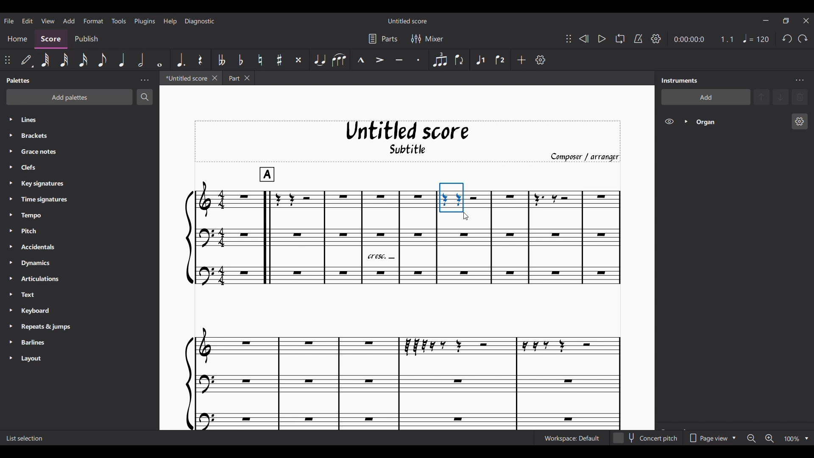  I want to click on Change position of toolbar attached, so click(8, 60).